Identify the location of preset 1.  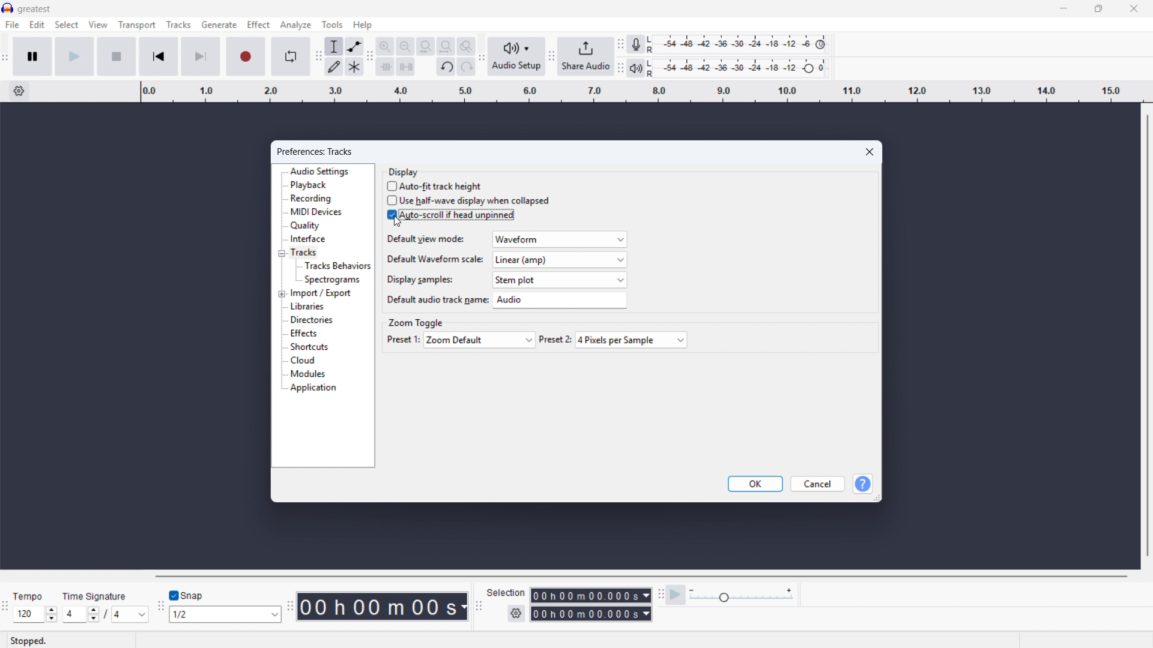
(402, 339).